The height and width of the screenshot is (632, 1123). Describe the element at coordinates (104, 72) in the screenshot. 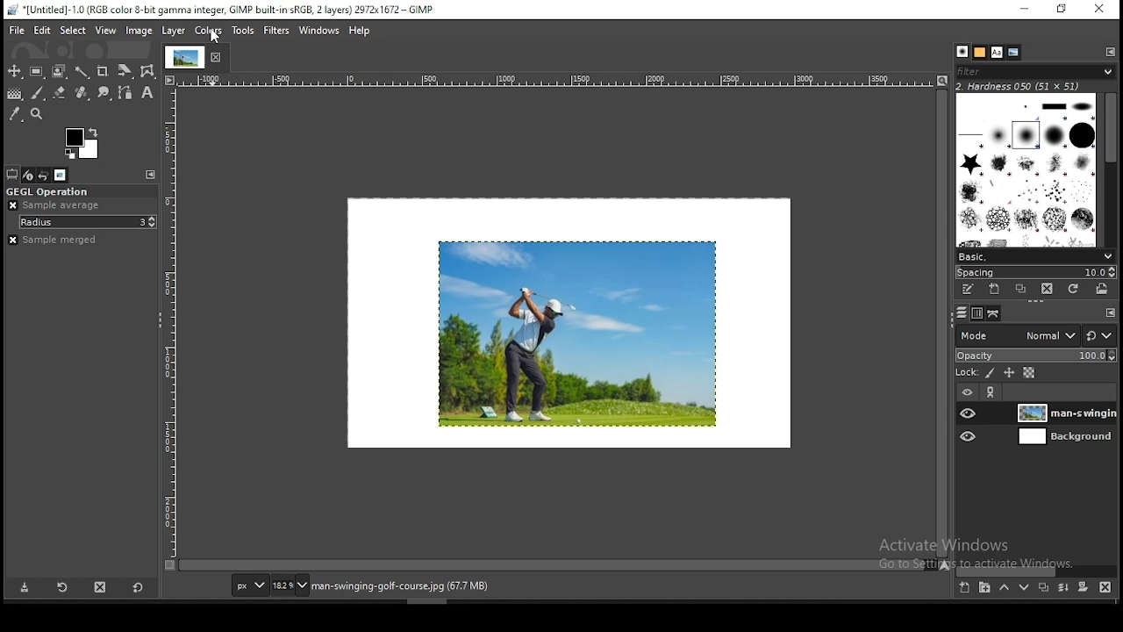

I see `crop tool` at that location.